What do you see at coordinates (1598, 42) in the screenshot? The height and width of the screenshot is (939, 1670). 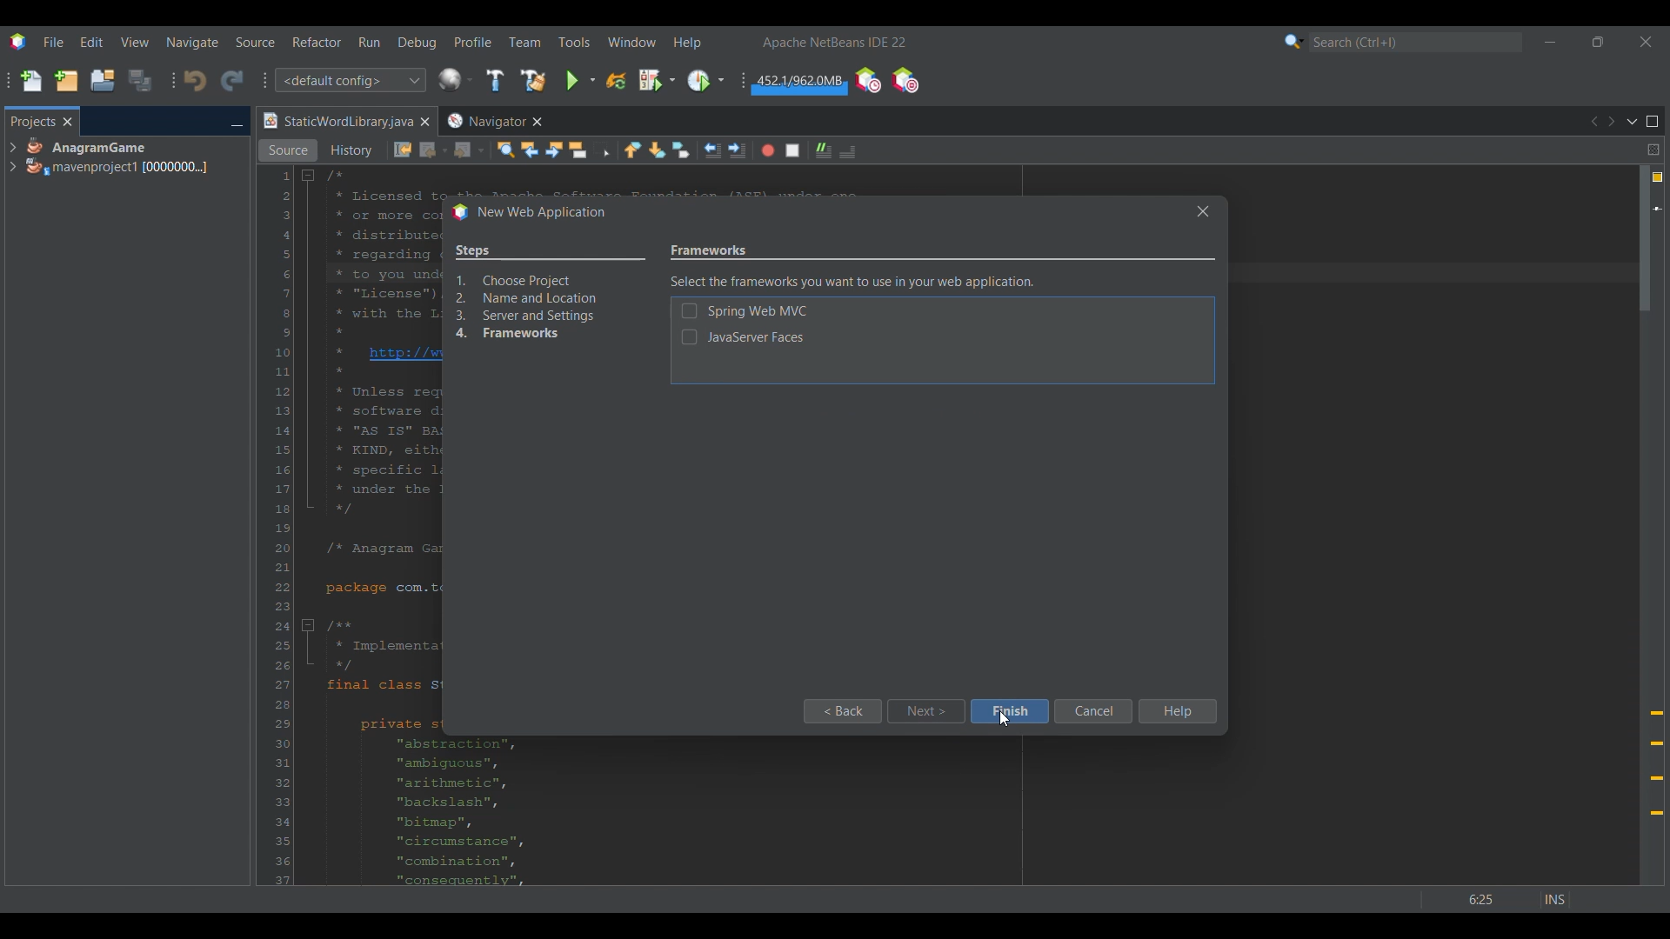 I see `Show in smaller tab` at bounding box center [1598, 42].